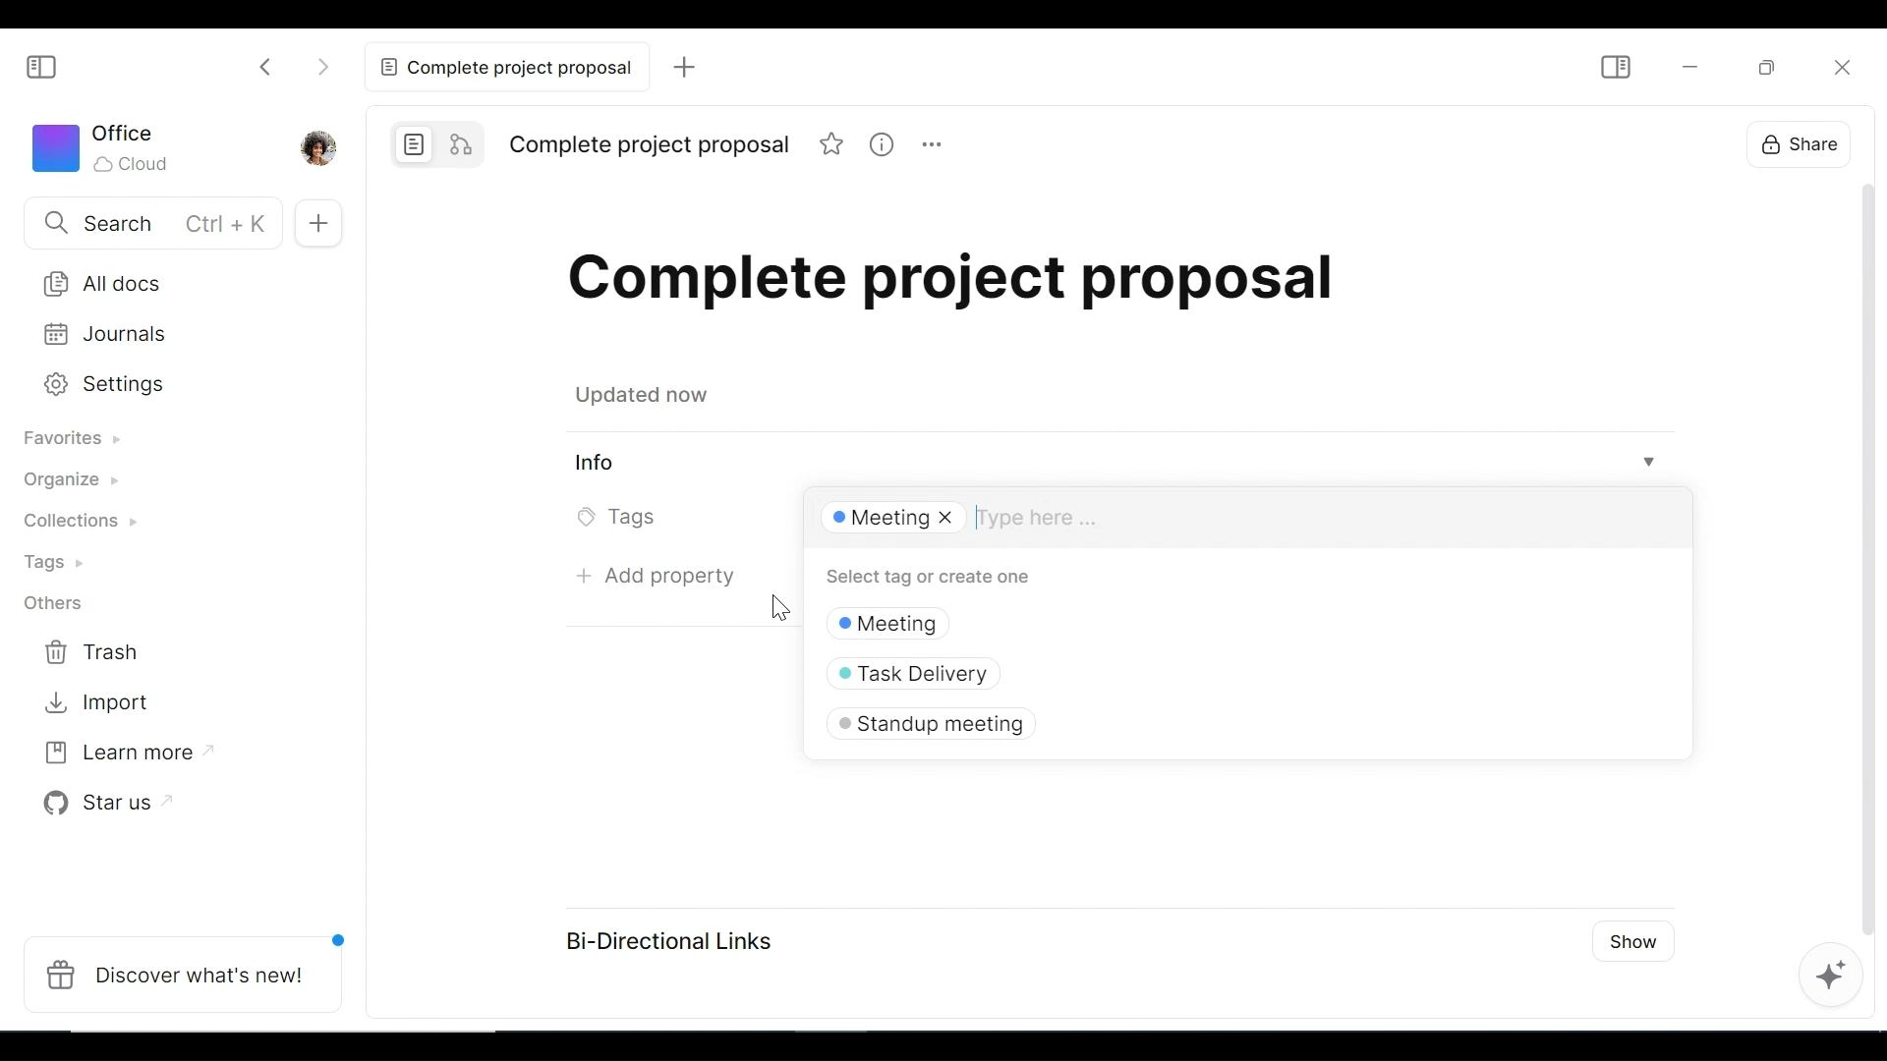 Image resolution: width=1887 pixels, height=1061 pixels. What do you see at coordinates (774, 606) in the screenshot?
I see `Cursor` at bounding box center [774, 606].